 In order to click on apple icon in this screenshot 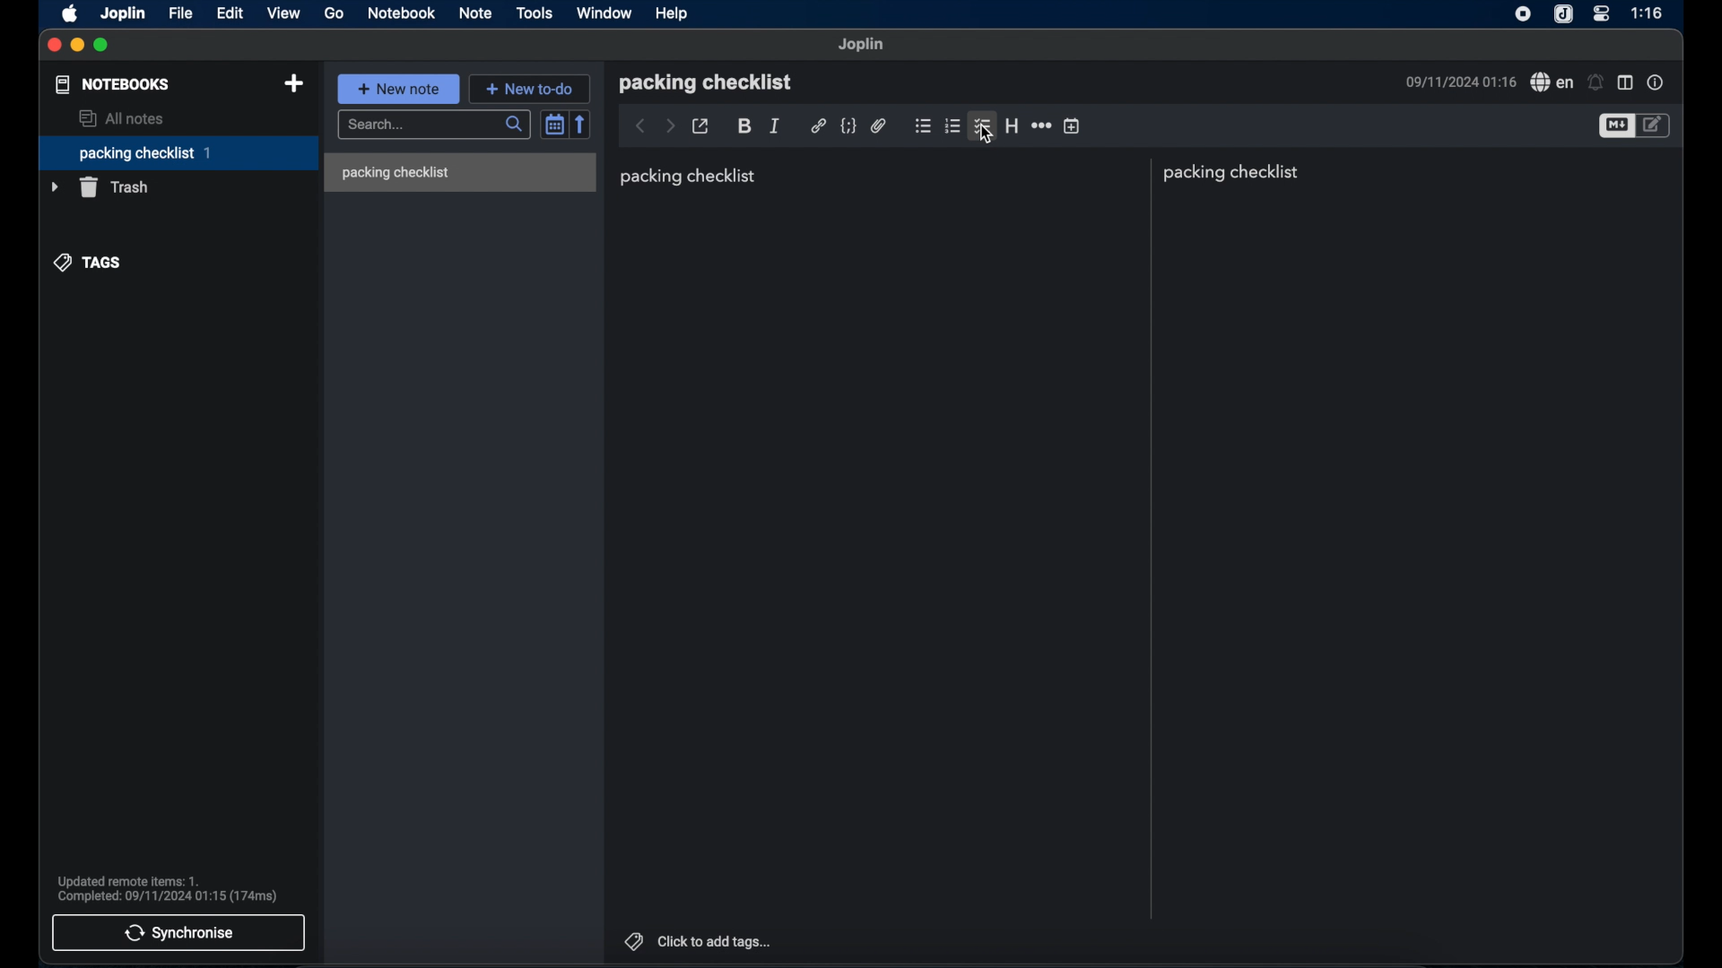, I will do `click(69, 14)`.